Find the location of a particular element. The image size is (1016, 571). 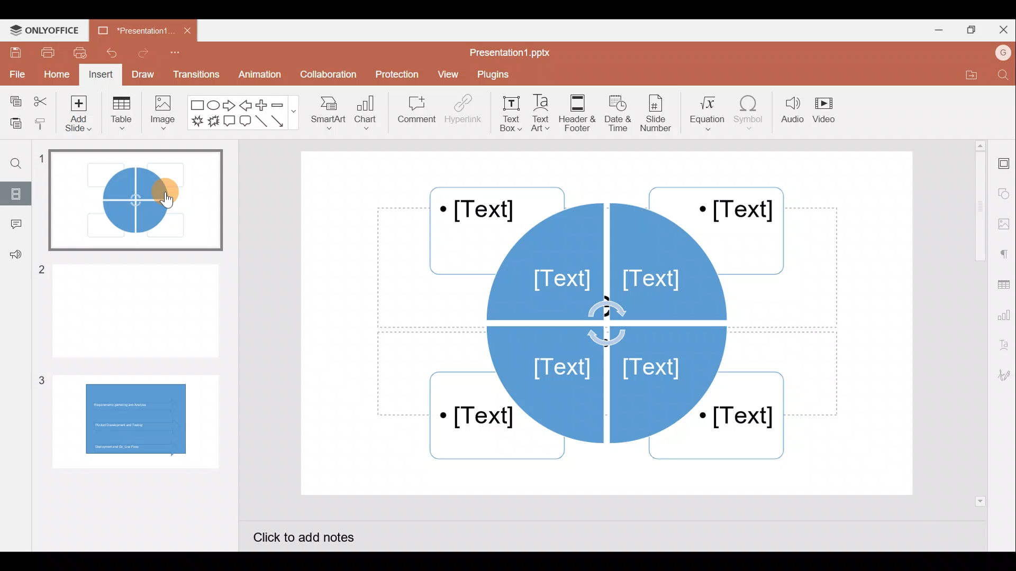

Left arrow is located at coordinates (245, 106).